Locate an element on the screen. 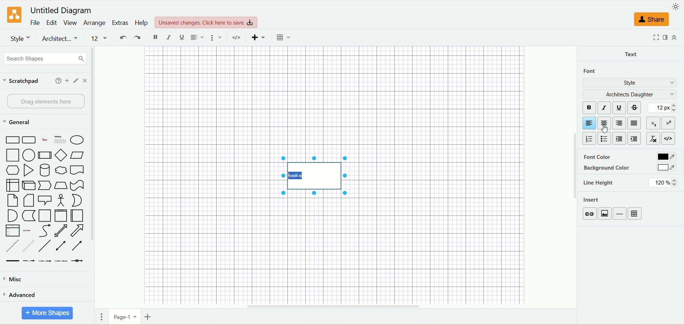 Image resolution: width=684 pixels, height=325 pixels. Scripts is located at coordinates (238, 38).